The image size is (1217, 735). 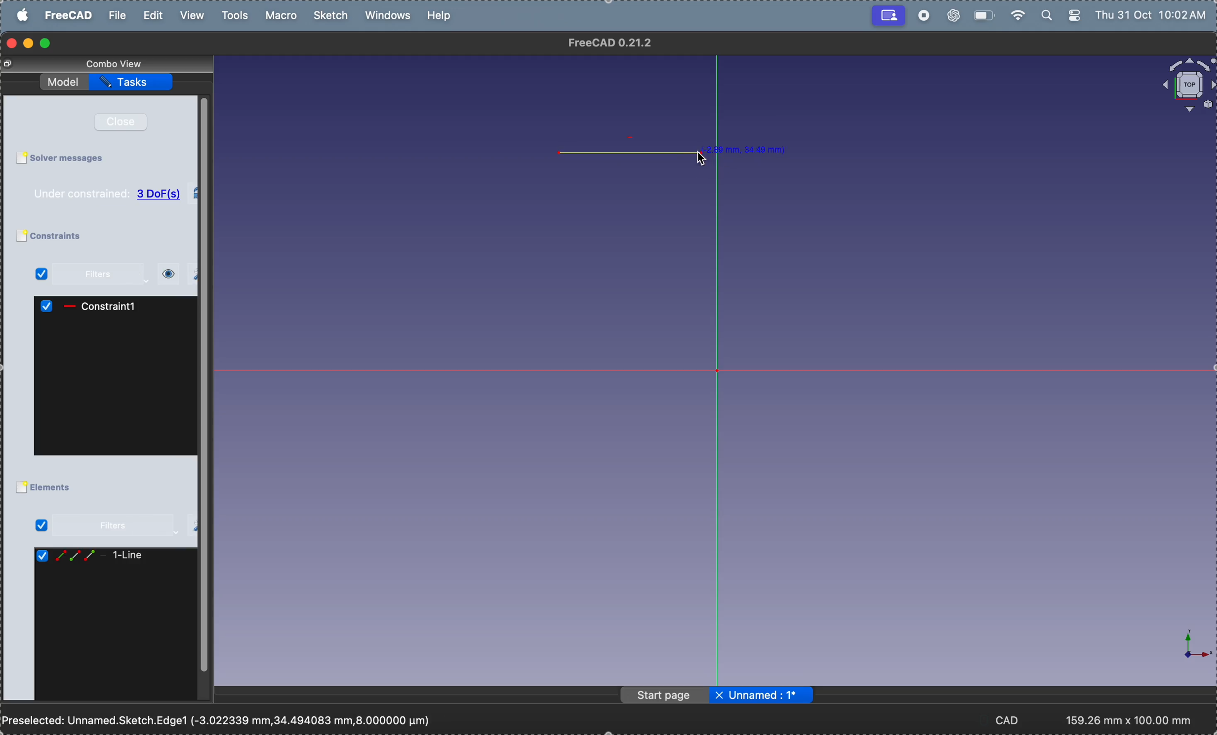 I want to click on filters, so click(x=101, y=275).